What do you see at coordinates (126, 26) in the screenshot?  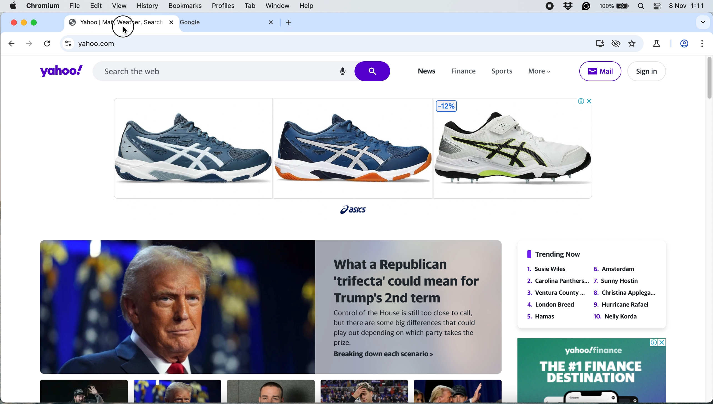 I see `cursor` at bounding box center [126, 26].